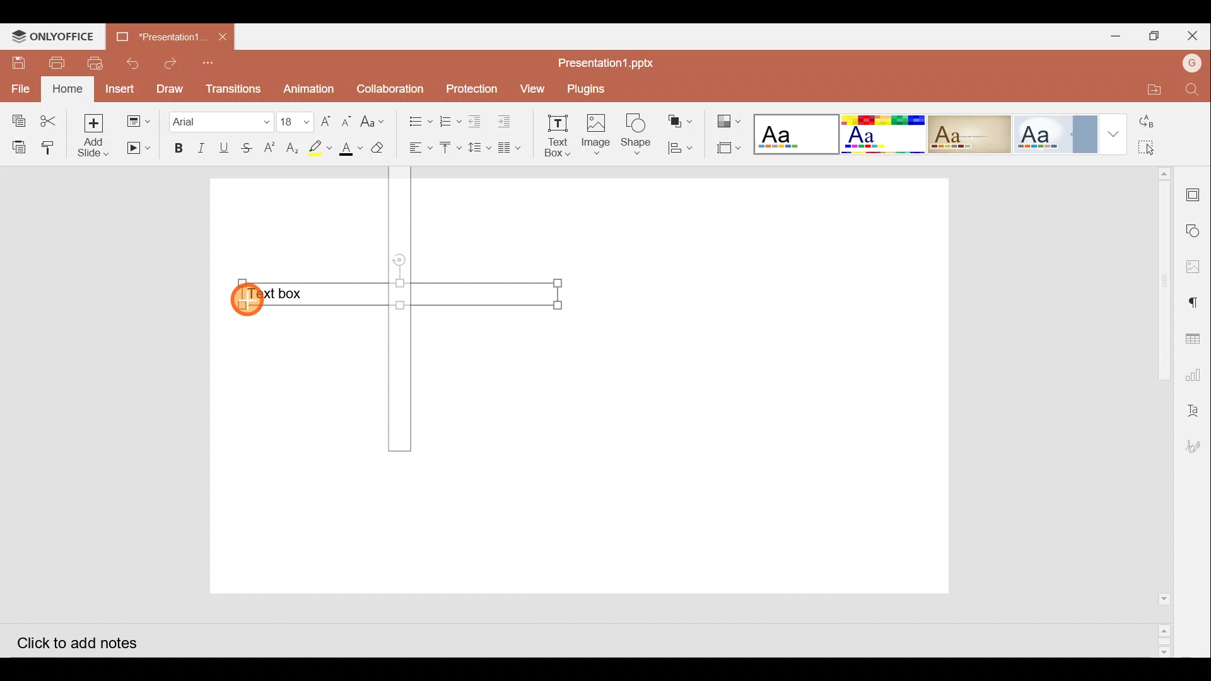 This screenshot has height=681, width=1211. What do you see at coordinates (588, 87) in the screenshot?
I see `Plugins` at bounding box center [588, 87].